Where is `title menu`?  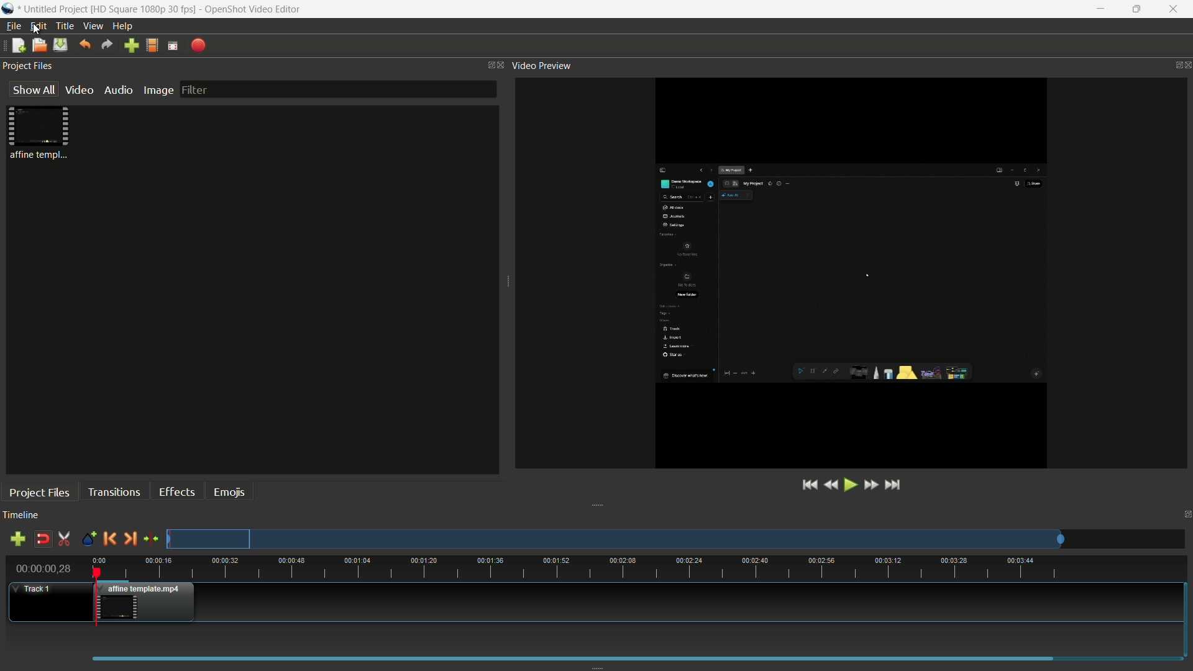
title menu is located at coordinates (65, 25).